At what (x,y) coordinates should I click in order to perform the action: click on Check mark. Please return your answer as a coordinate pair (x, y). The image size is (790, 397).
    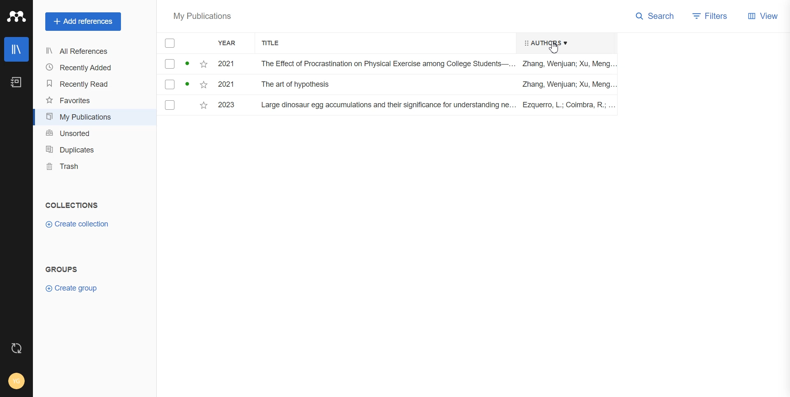
    Looking at the image, I should click on (171, 43).